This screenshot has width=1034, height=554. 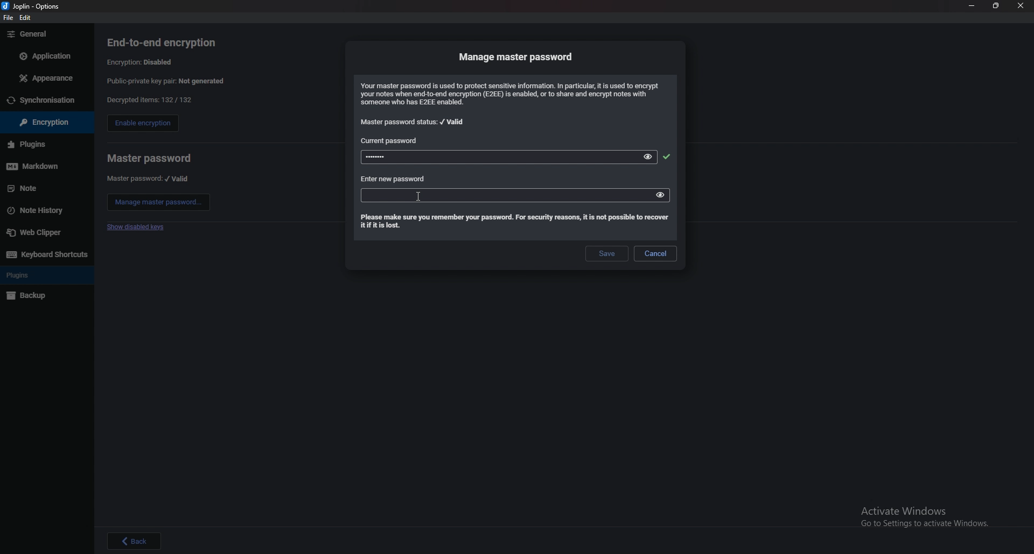 I want to click on general, so click(x=45, y=34).